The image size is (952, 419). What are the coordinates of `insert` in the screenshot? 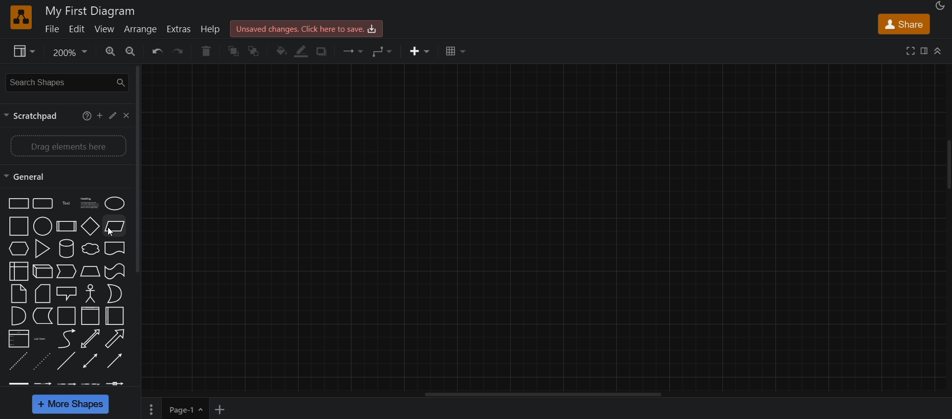 It's located at (419, 51).